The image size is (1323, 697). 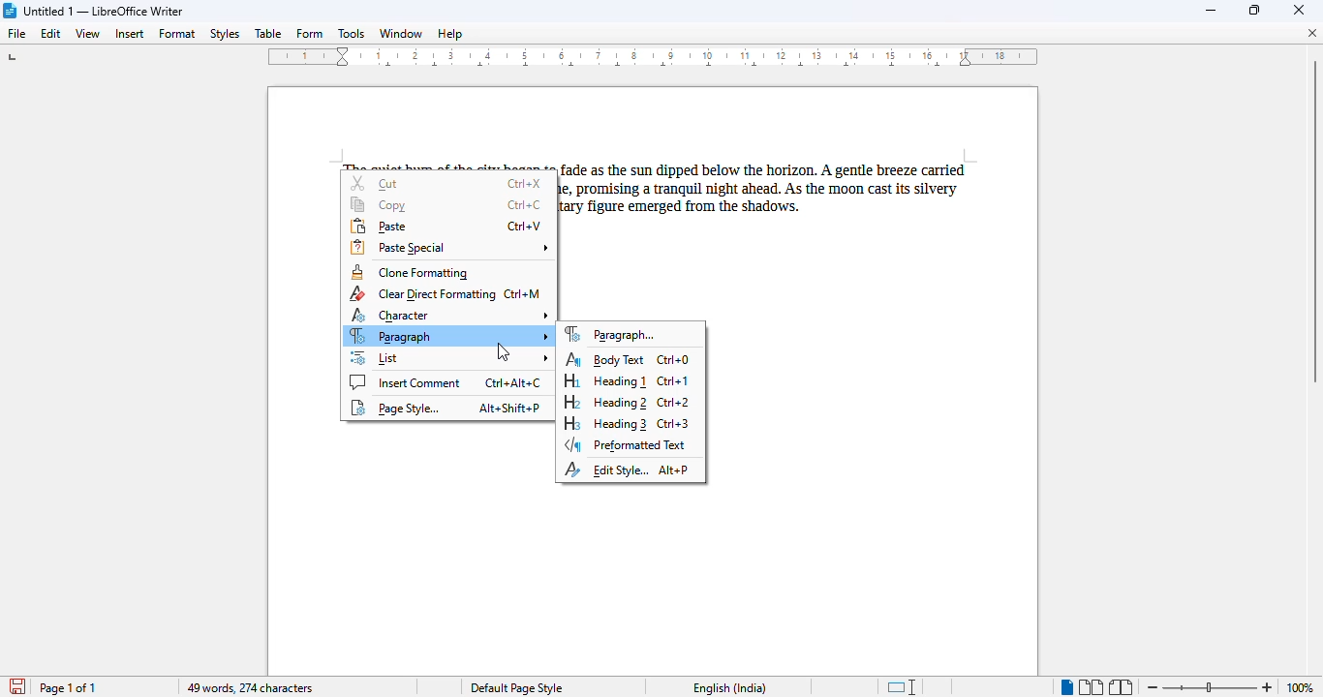 What do you see at coordinates (625, 444) in the screenshot?
I see `preformatted text` at bounding box center [625, 444].